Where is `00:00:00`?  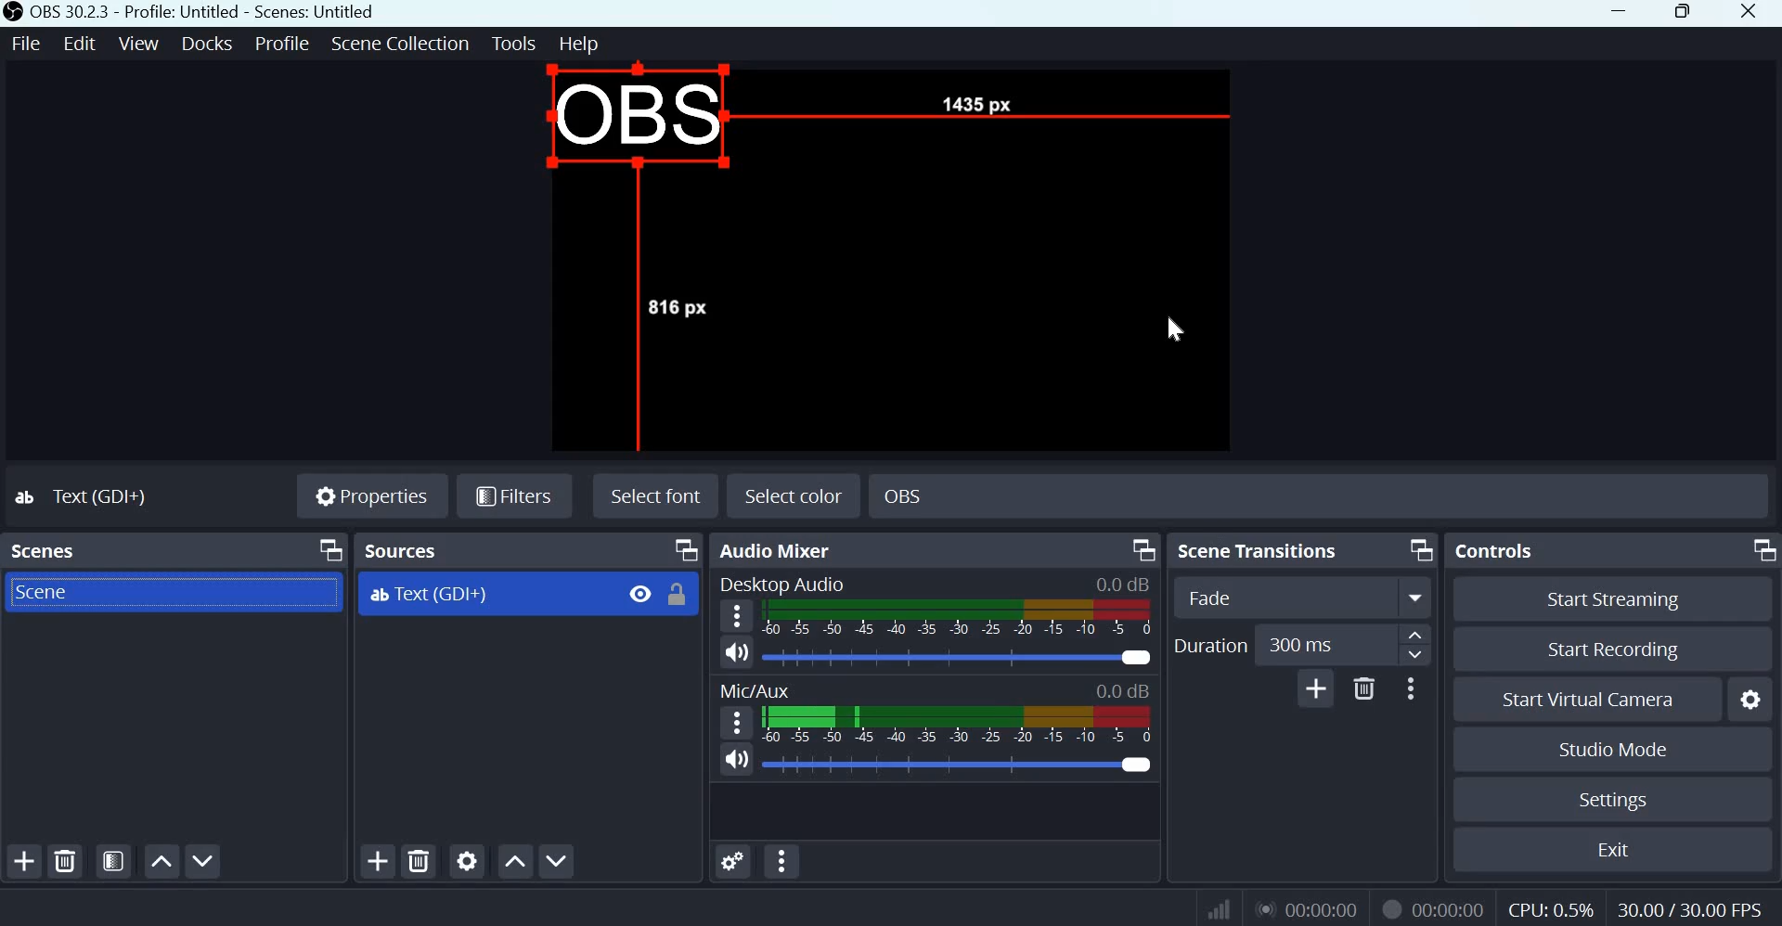 00:00:00 is located at coordinates (1304, 908).